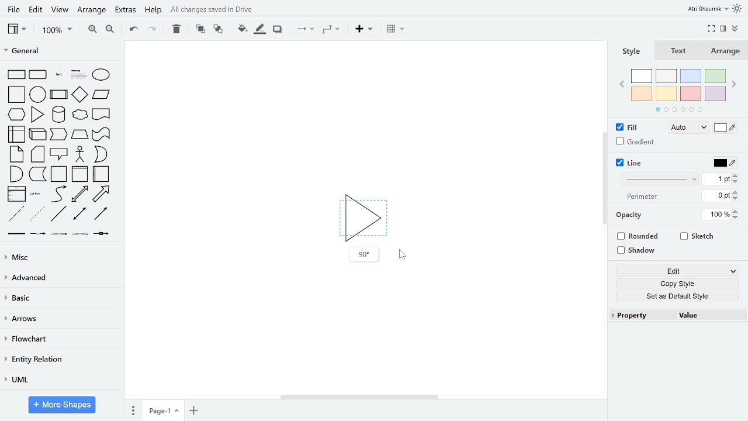 The height and width of the screenshot is (421, 748). I want to click on fill color, so click(241, 28).